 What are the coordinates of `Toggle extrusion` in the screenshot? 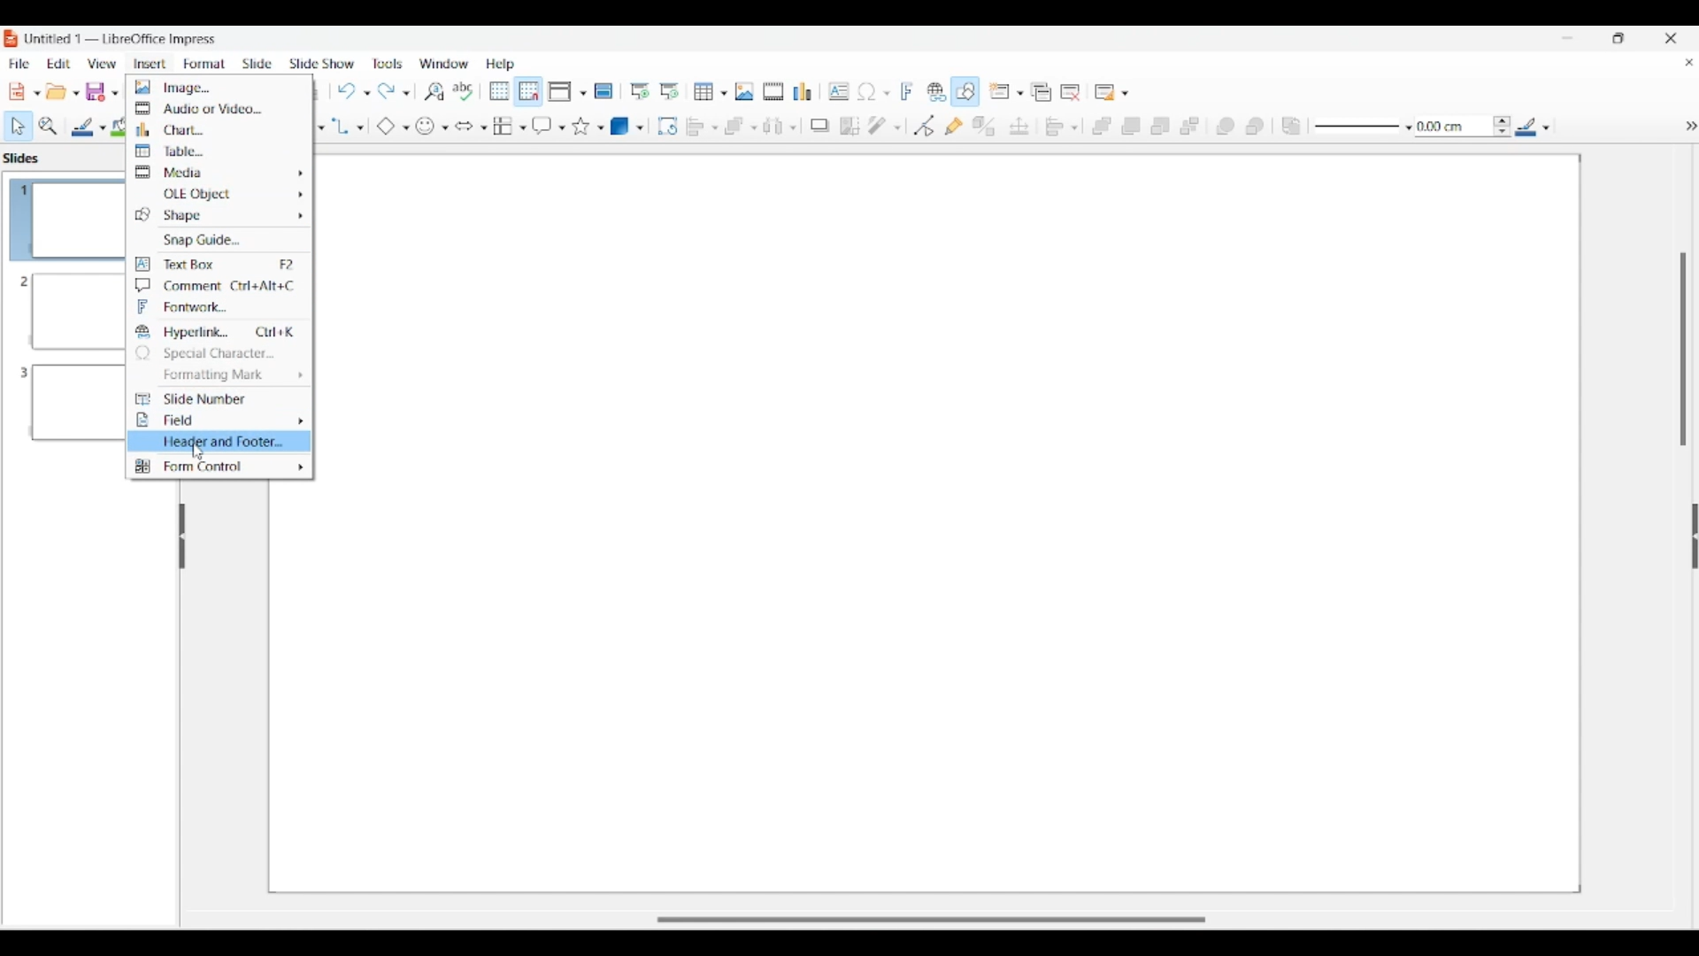 It's located at (985, 126).